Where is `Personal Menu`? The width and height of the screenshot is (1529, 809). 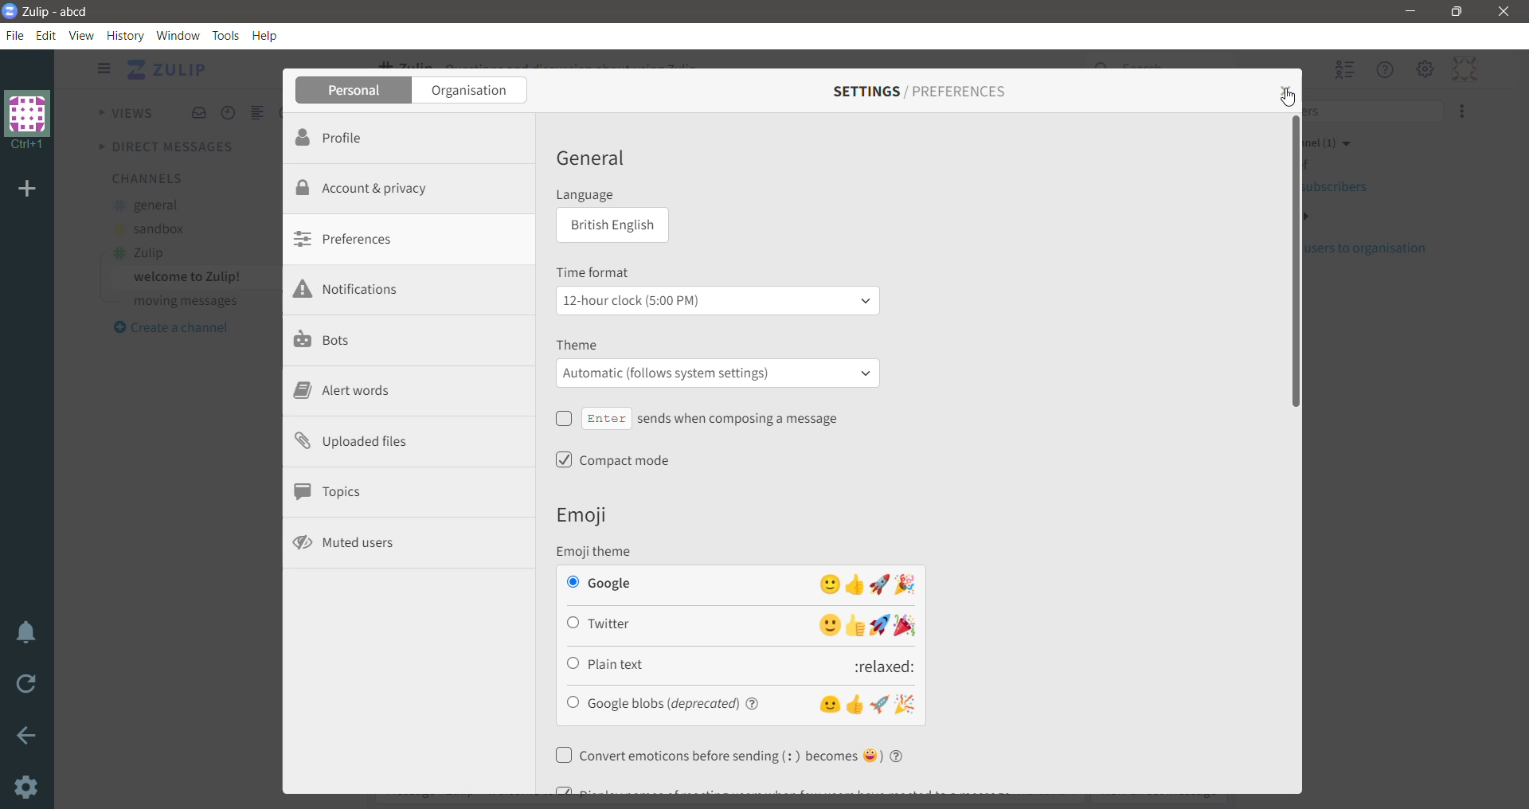
Personal Menu is located at coordinates (1466, 68).